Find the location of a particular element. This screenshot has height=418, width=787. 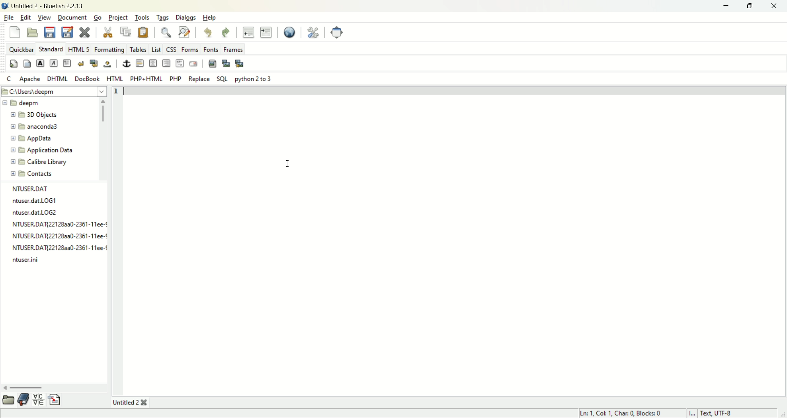

insert image is located at coordinates (212, 62).